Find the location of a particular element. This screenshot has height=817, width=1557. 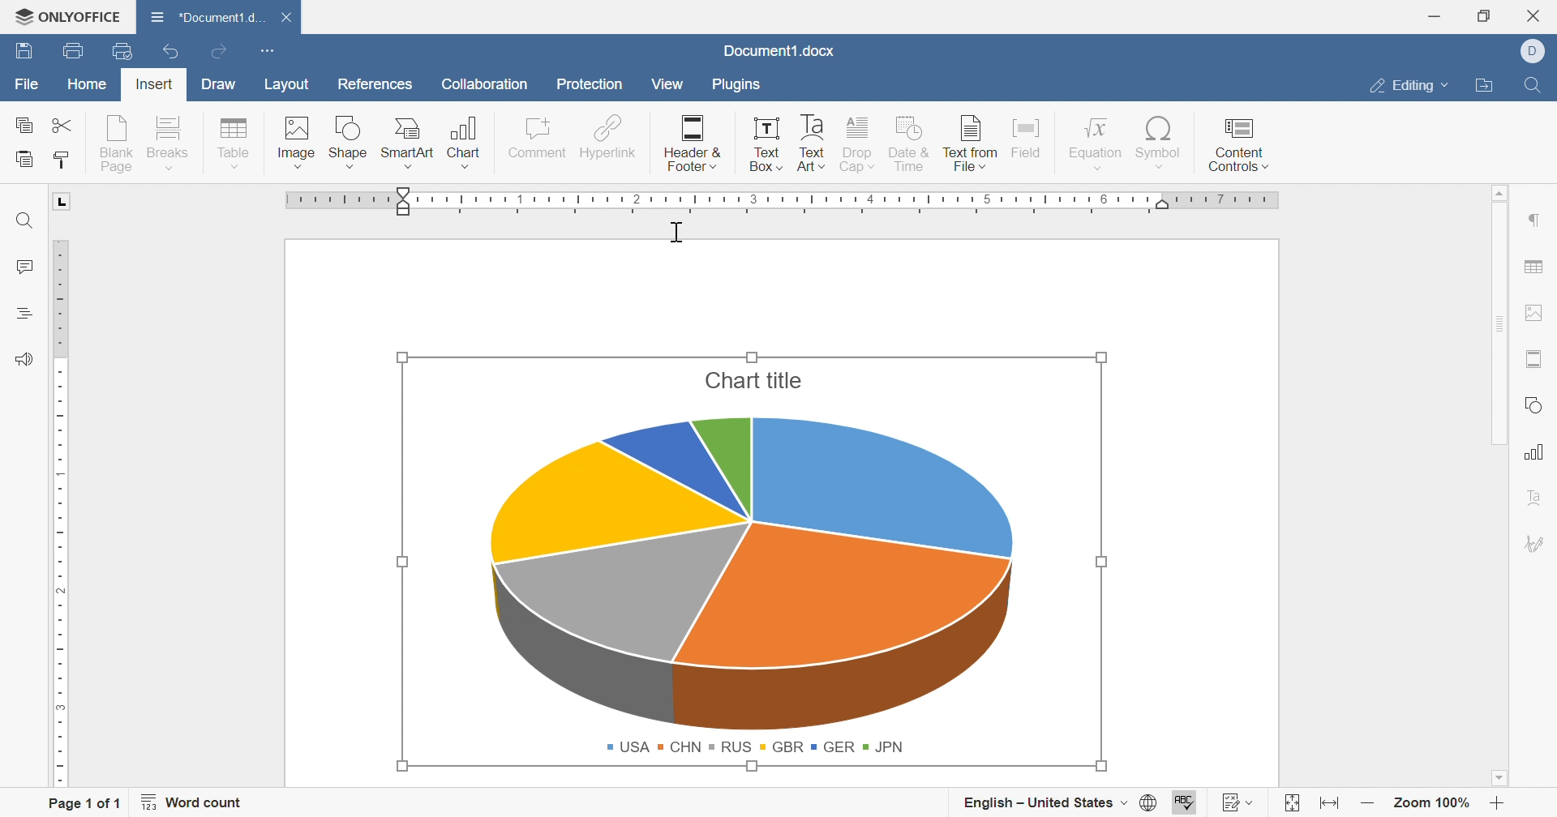

Undo is located at coordinates (169, 51).